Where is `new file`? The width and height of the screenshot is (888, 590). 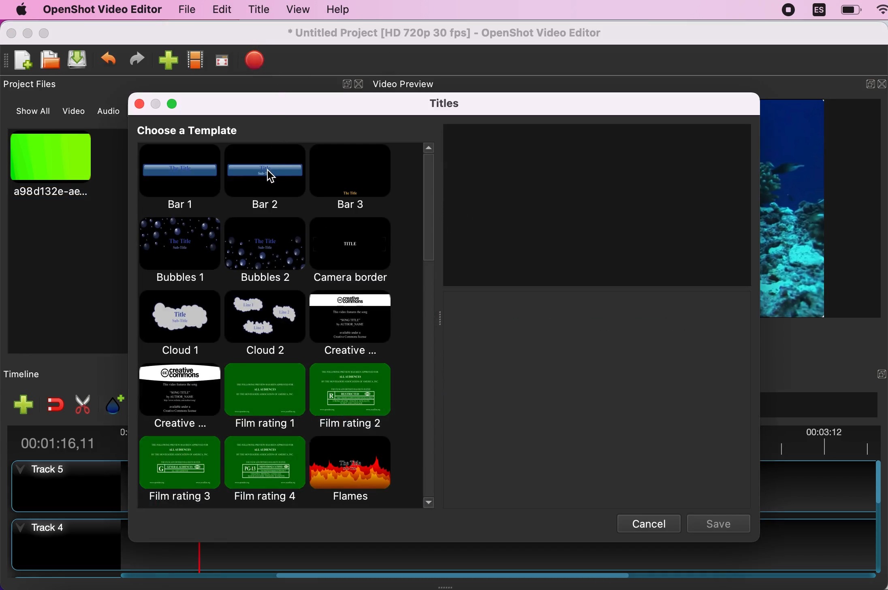
new file is located at coordinates (20, 60).